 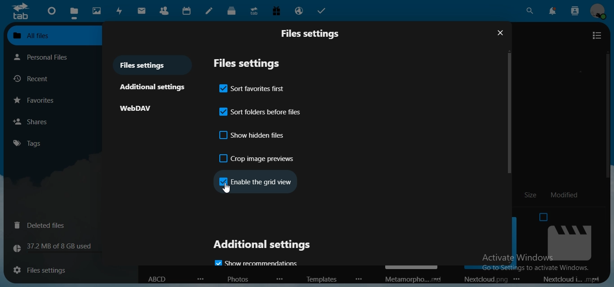 What do you see at coordinates (261, 110) in the screenshot?
I see `sort folders before files` at bounding box center [261, 110].